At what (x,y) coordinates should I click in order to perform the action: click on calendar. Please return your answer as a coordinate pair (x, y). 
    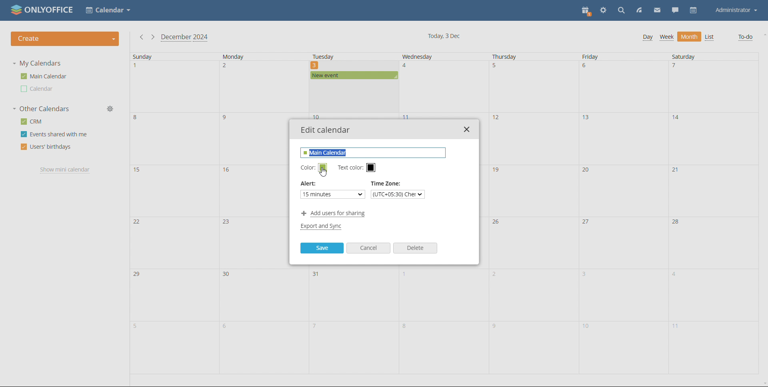
    Looking at the image, I should click on (693, 10).